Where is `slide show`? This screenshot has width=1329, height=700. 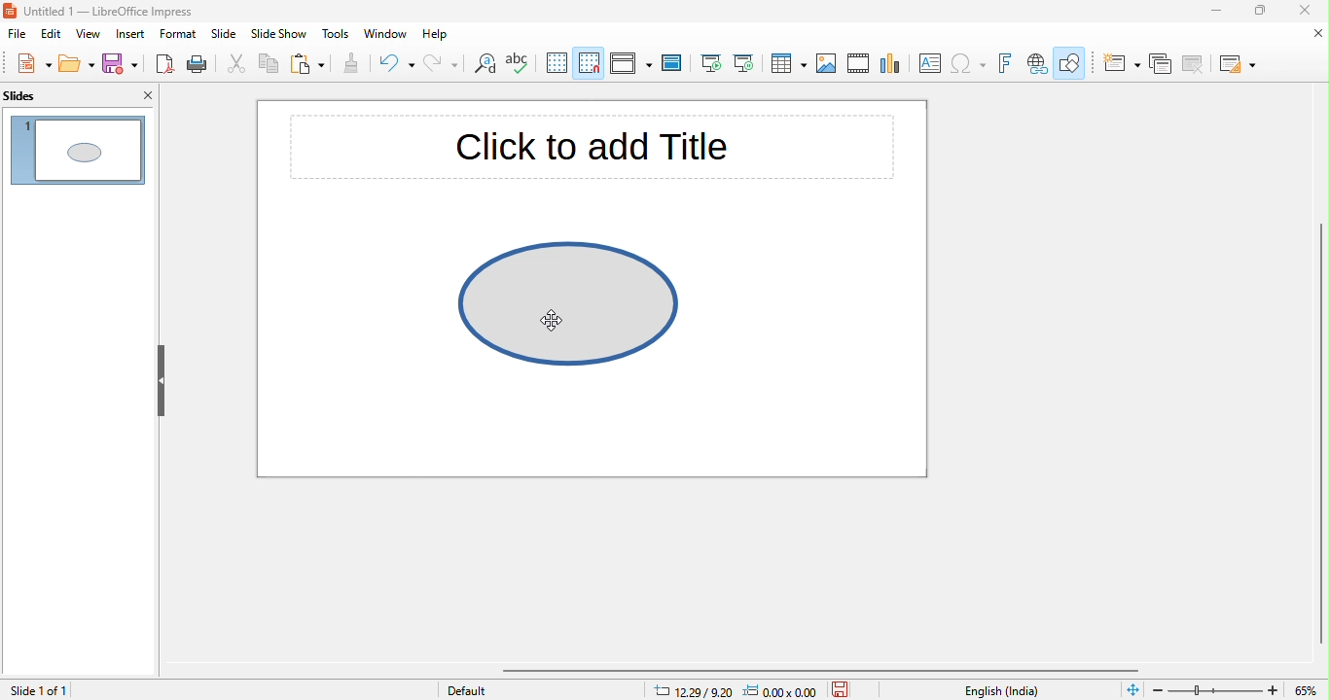
slide show is located at coordinates (279, 36).